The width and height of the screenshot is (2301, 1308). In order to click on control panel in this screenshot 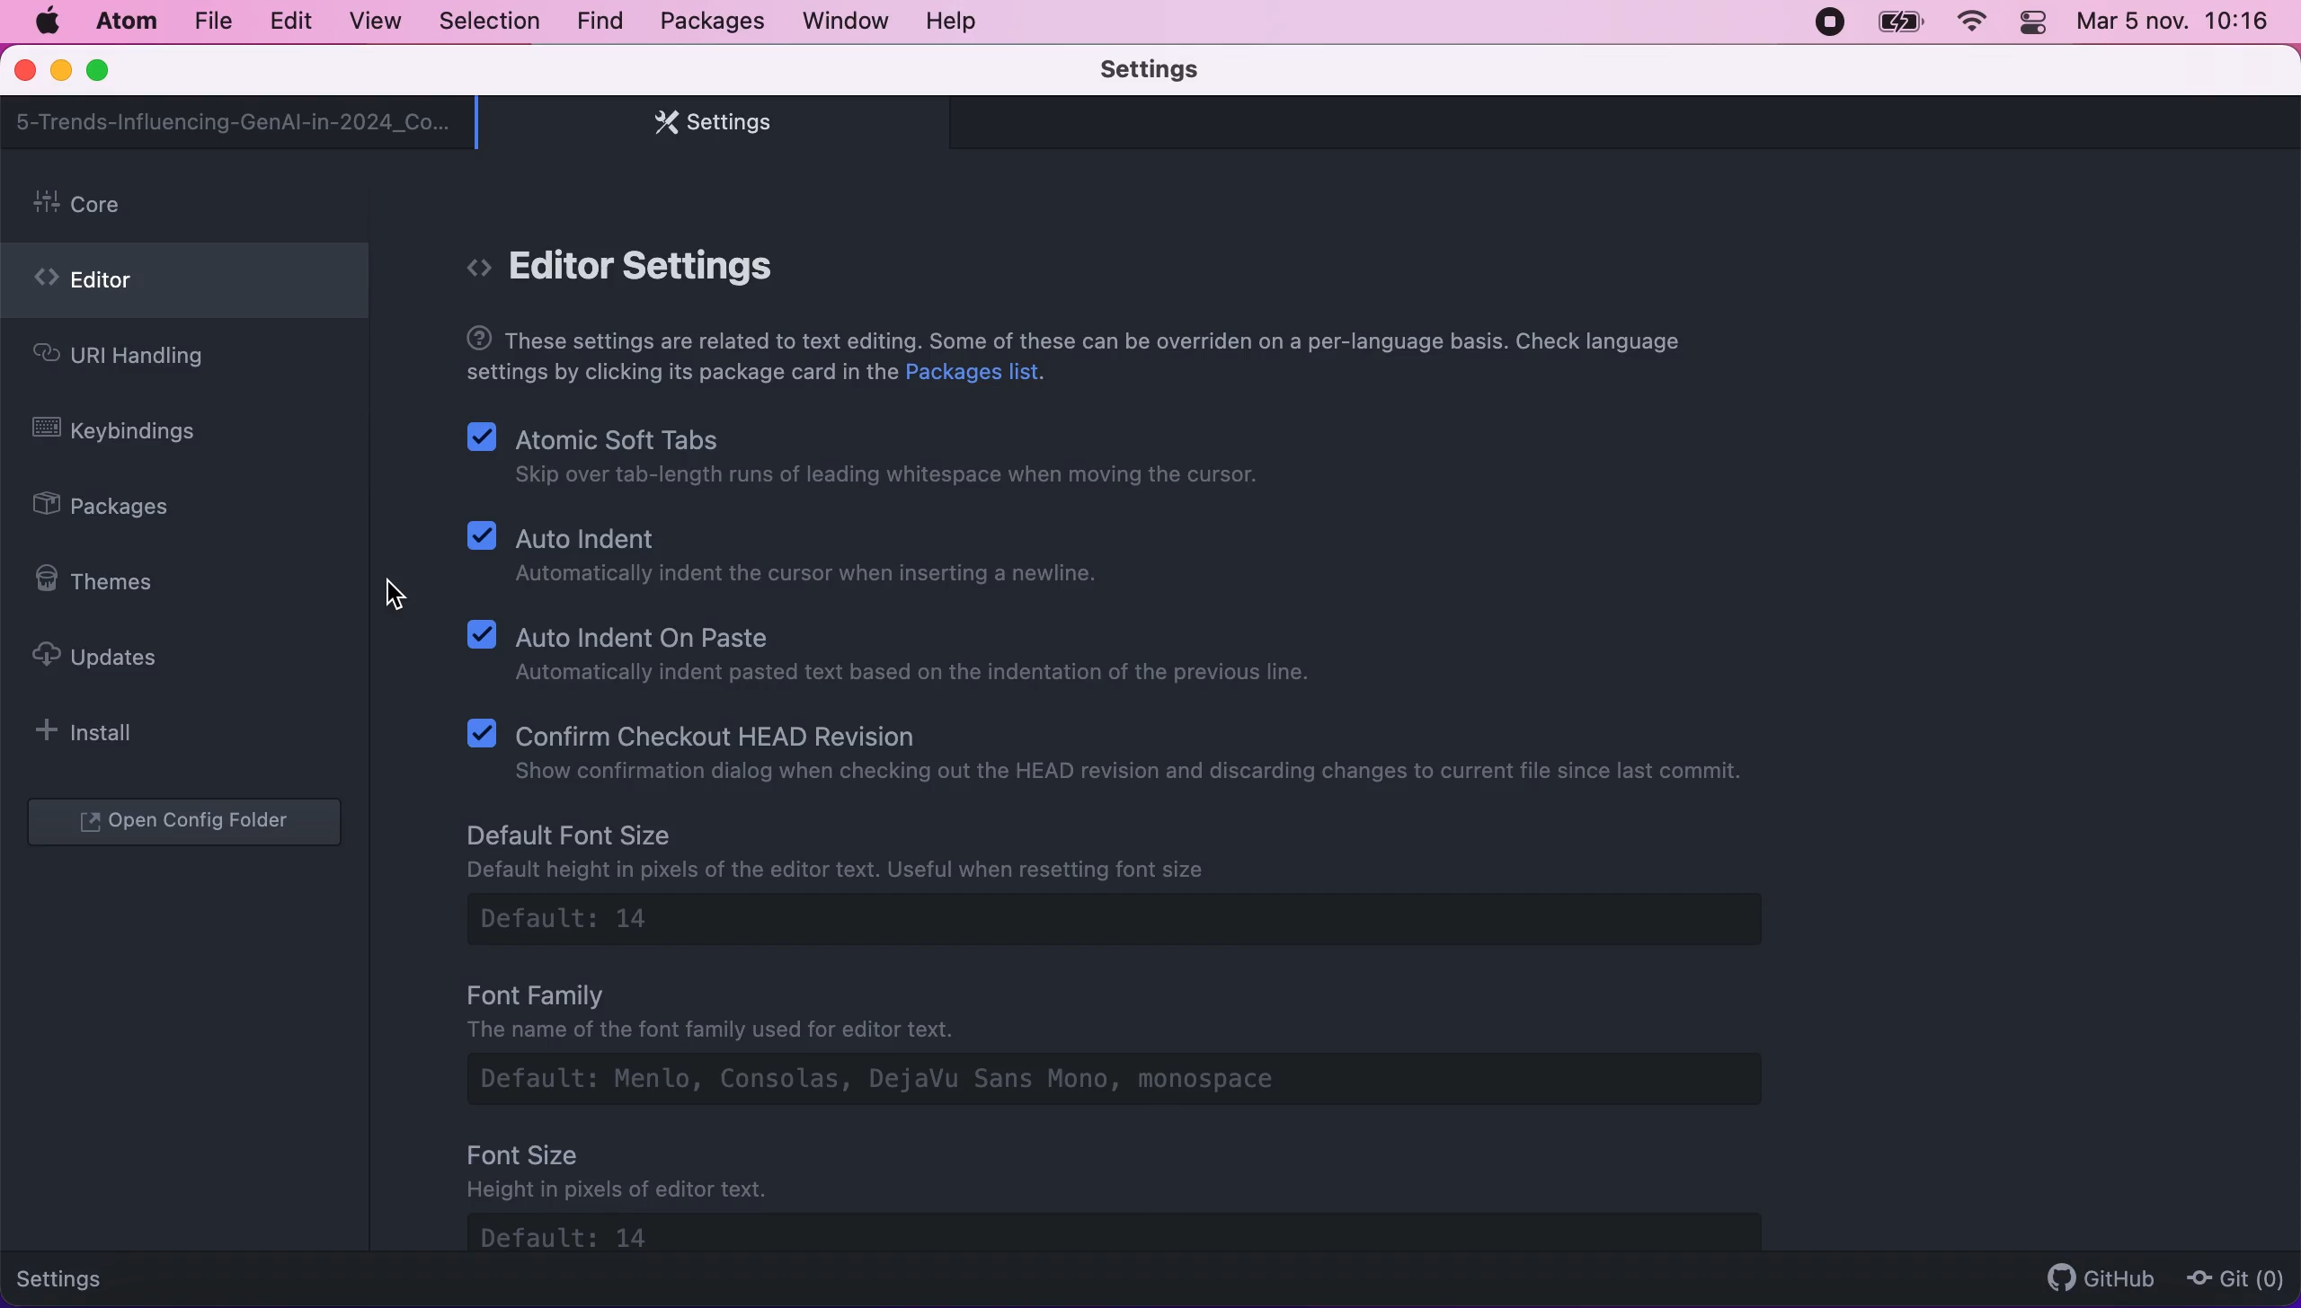, I will do `click(2035, 25)`.